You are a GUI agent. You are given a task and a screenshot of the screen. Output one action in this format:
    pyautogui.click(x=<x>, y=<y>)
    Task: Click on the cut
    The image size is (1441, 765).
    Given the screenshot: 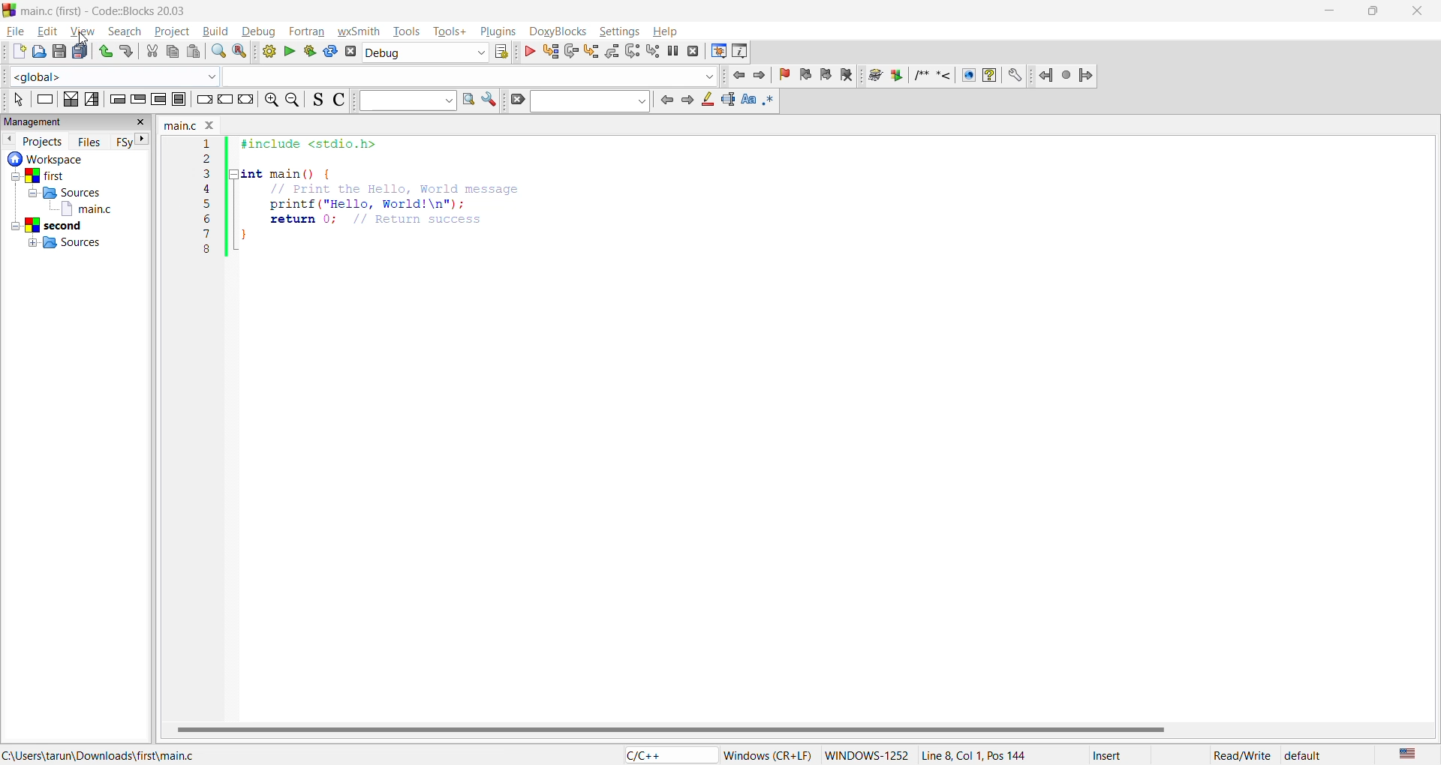 What is the action you would take?
    pyautogui.click(x=150, y=52)
    